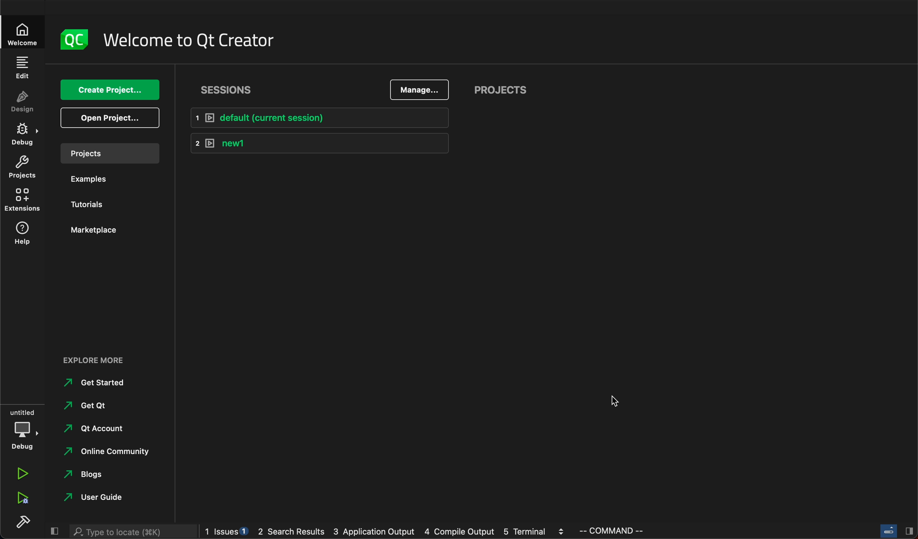 This screenshot has width=918, height=539. I want to click on run, so click(21, 474).